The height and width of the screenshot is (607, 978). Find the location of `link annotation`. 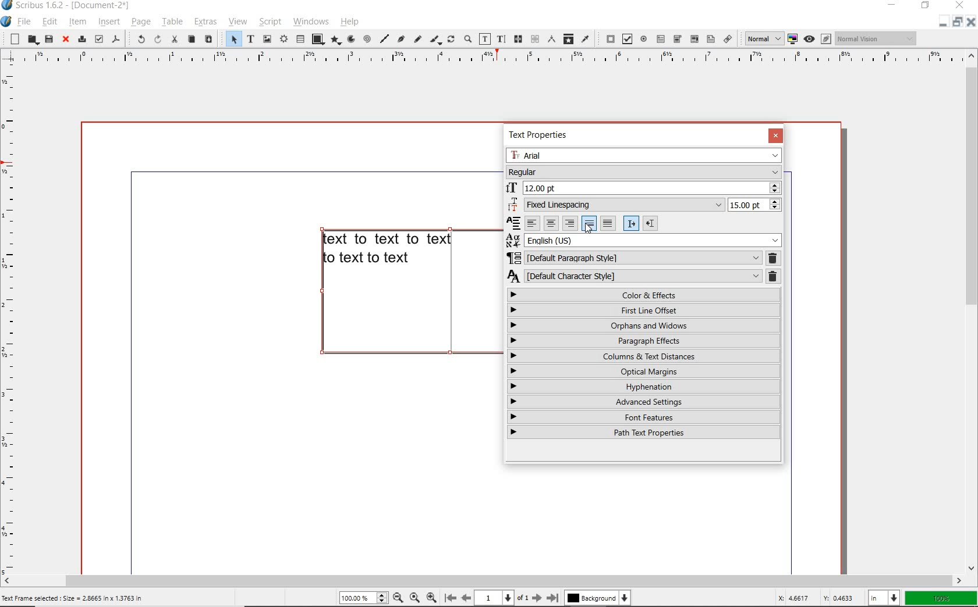

link annotation is located at coordinates (727, 38).